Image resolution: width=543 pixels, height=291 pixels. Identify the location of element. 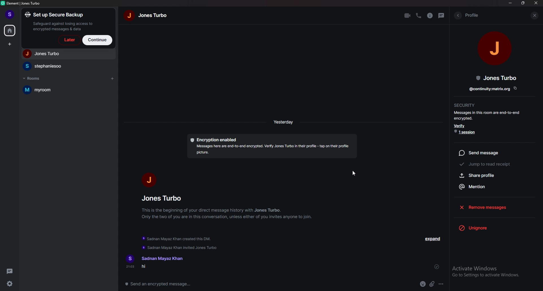
(21, 3).